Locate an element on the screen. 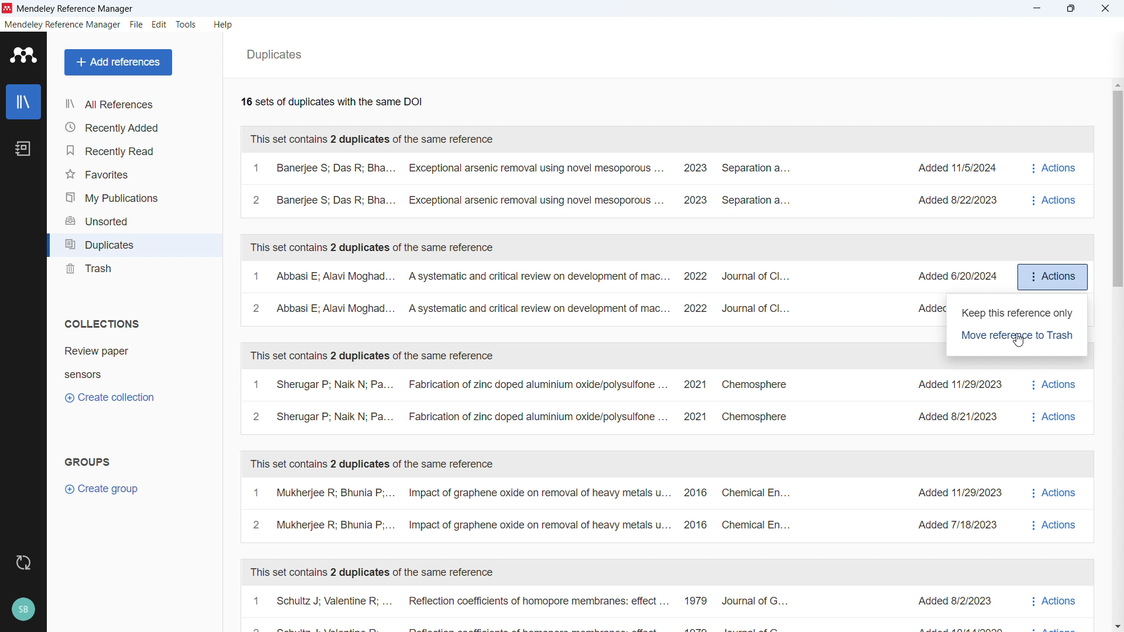  A set of duplicates  is located at coordinates (628, 402).